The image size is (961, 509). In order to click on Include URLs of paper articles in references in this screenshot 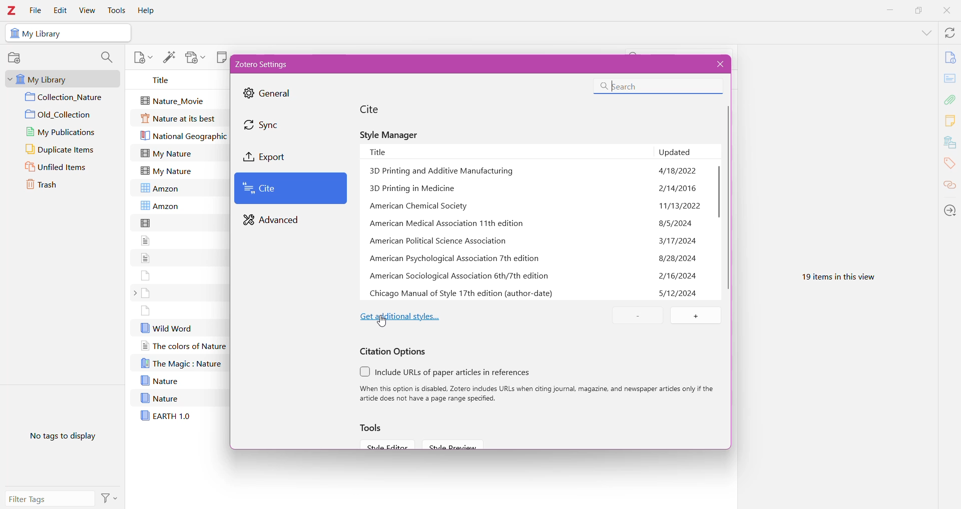, I will do `click(455, 372)`.